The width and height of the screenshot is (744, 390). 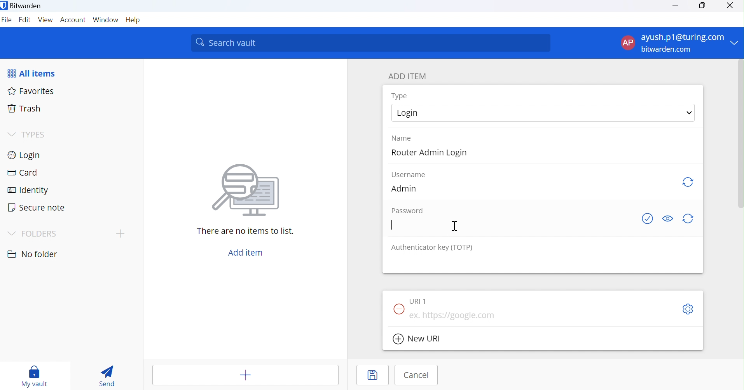 What do you see at coordinates (37, 72) in the screenshot?
I see `All items` at bounding box center [37, 72].